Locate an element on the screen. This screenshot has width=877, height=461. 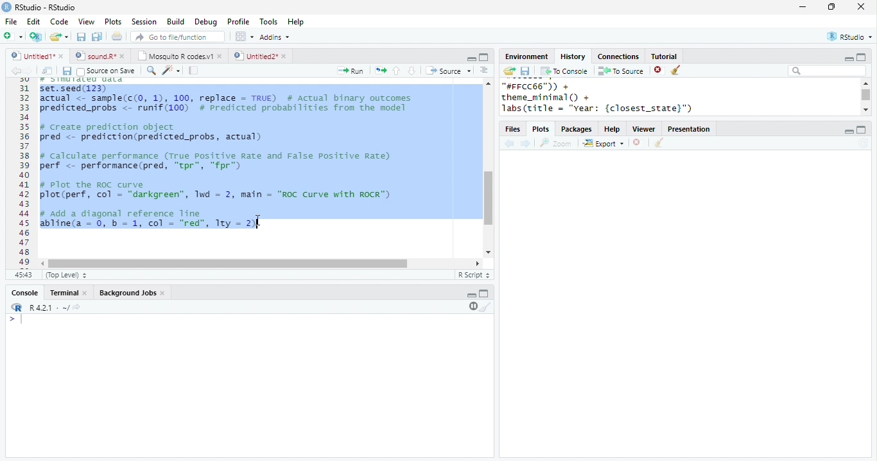
> is located at coordinates (17, 319).